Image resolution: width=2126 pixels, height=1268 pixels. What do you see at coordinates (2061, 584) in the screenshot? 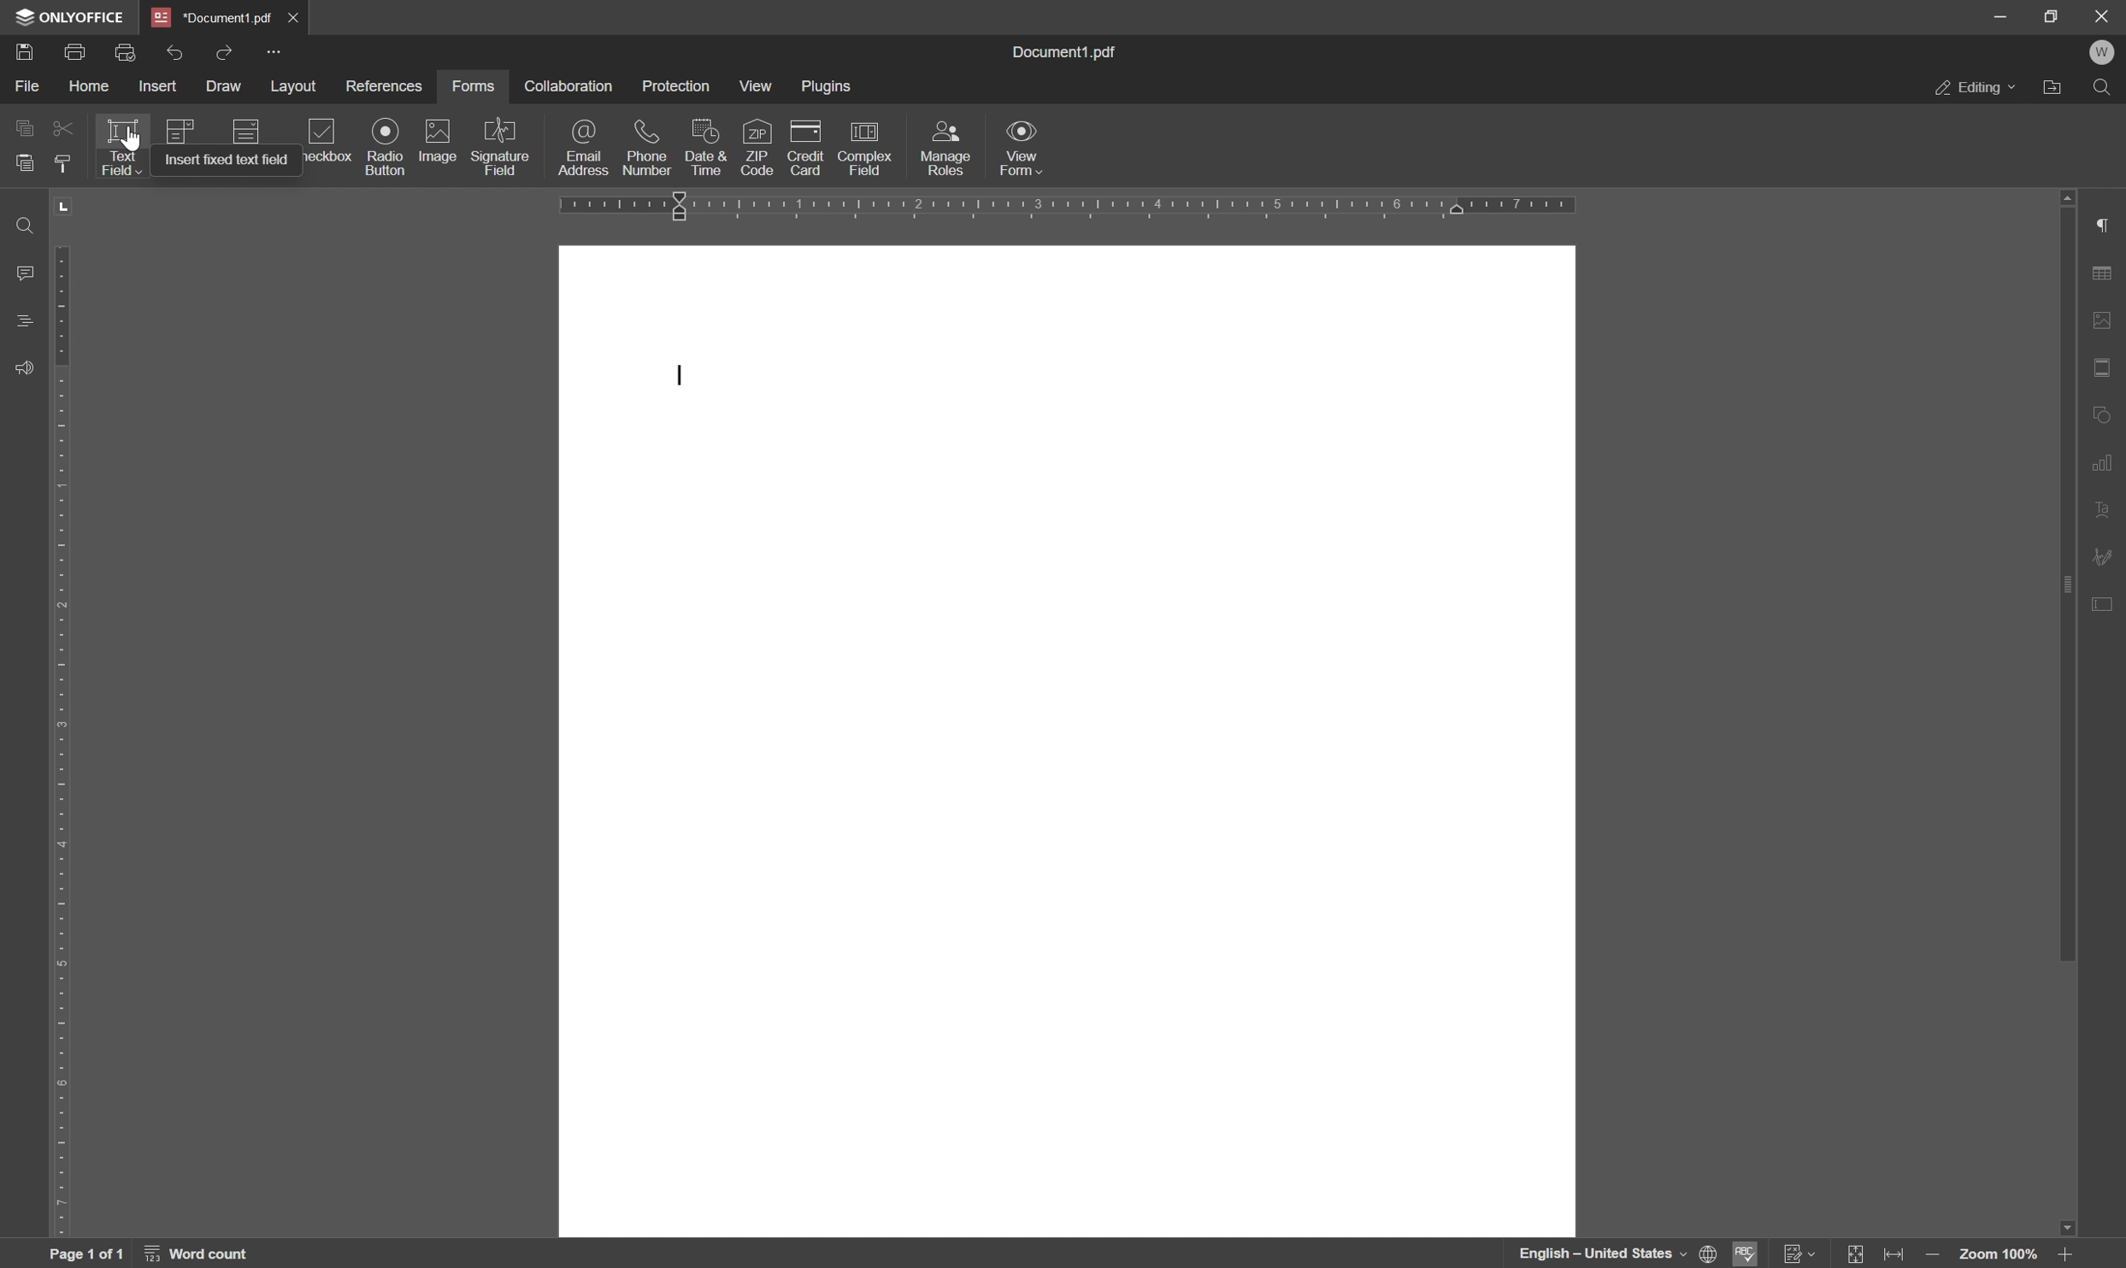
I see `scroll bar` at bounding box center [2061, 584].